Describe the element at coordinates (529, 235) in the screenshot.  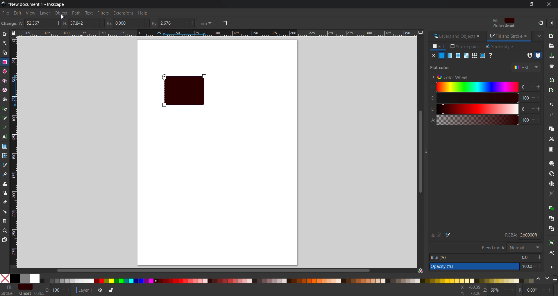
I see `2b0000ff` at that location.